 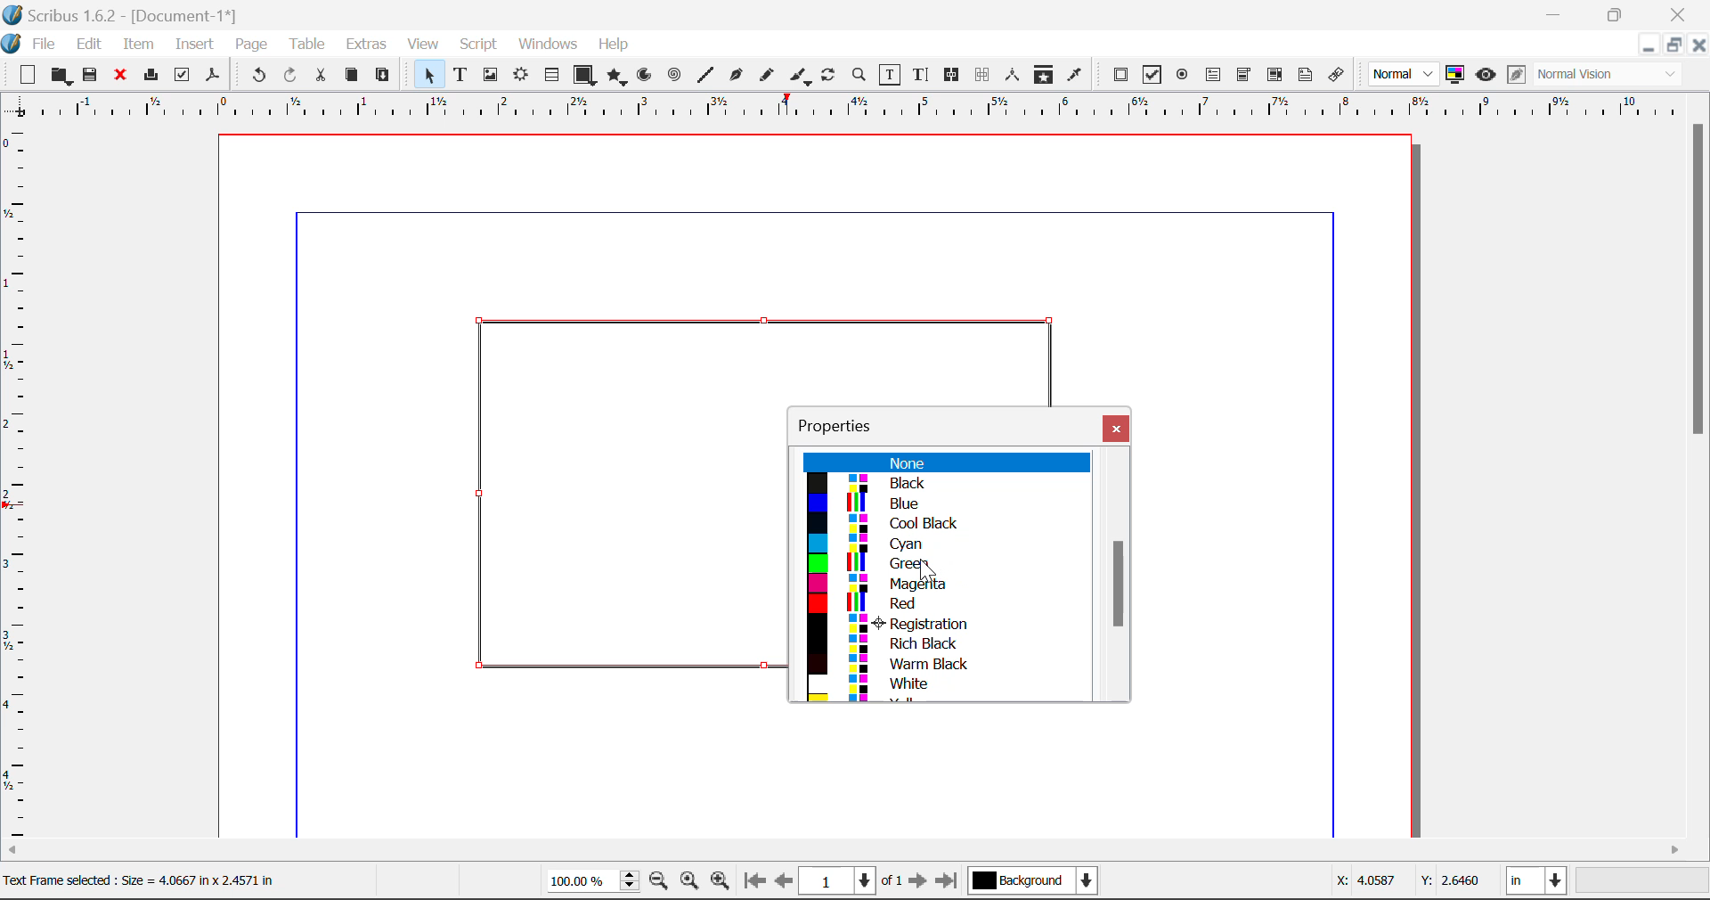 I want to click on Extras, so click(x=368, y=45).